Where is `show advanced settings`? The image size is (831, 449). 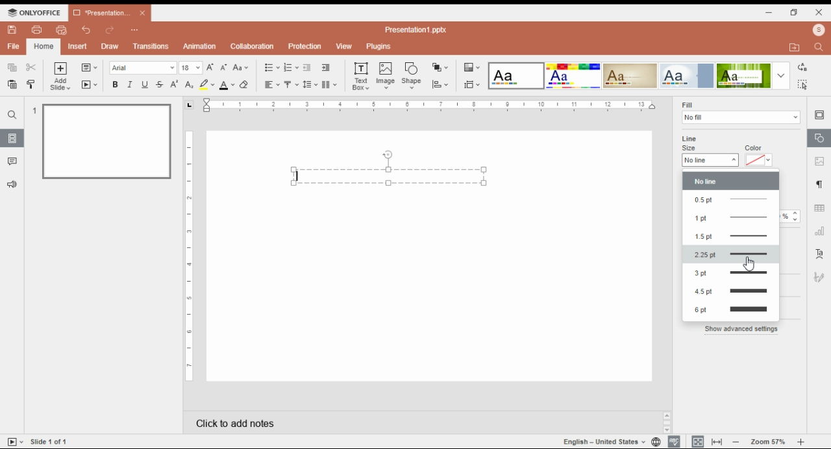 show advanced settings is located at coordinates (741, 329).